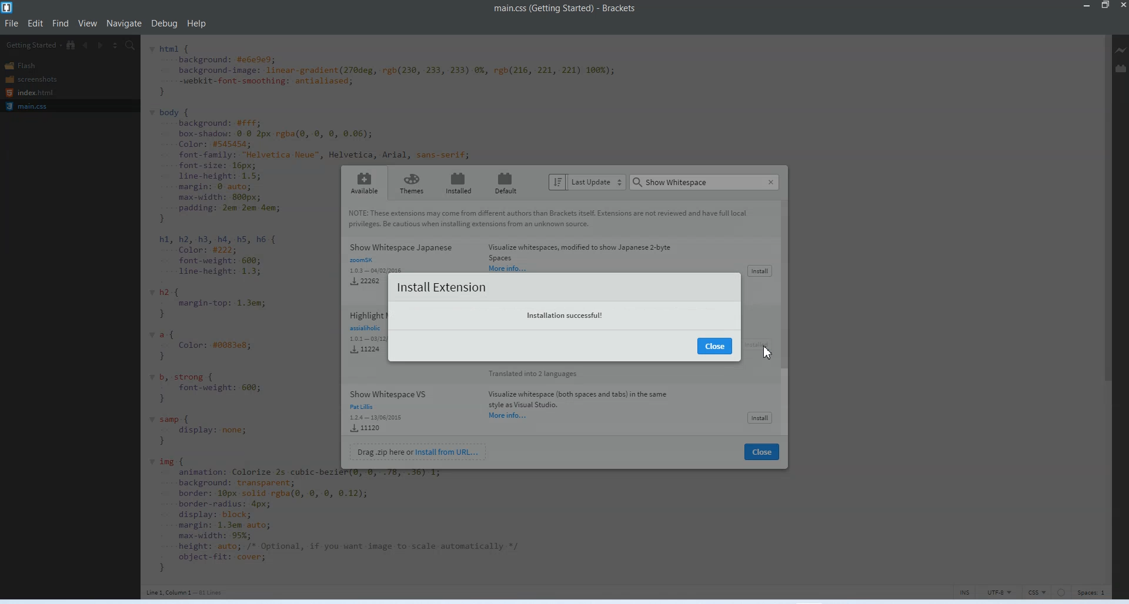 Image resolution: width=1129 pixels, height=604 pixels. Describe the element at coordinates (187, 592) in the screenshot. I see `Text 3` at that location.